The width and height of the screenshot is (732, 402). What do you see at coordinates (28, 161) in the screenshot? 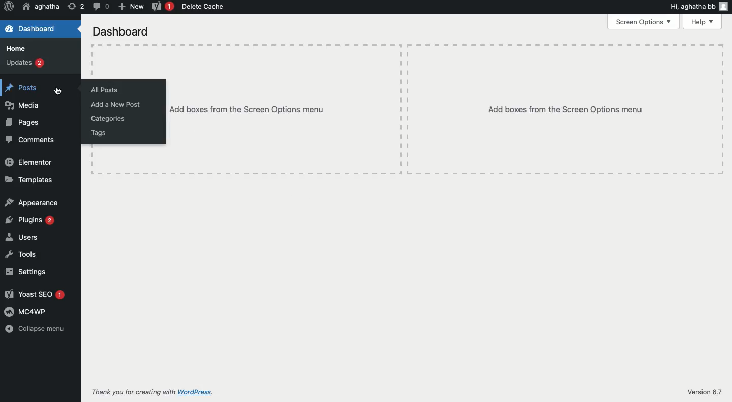
I see `Elementor` at bounding box center [28, 161].